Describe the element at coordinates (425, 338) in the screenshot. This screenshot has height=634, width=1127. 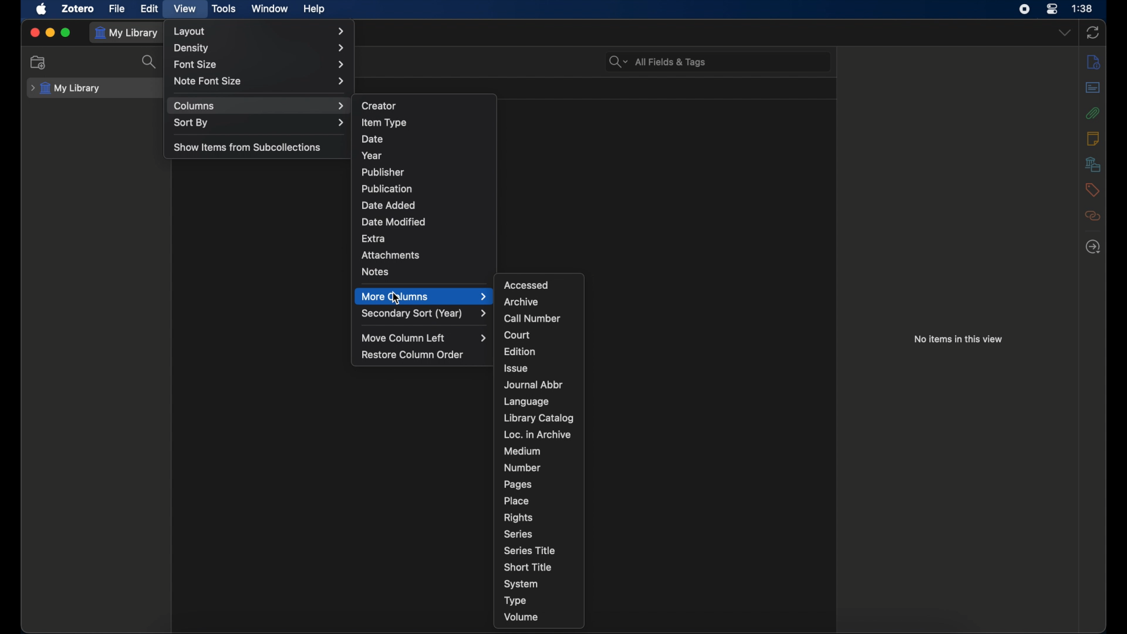
I see `move column left` at that location.